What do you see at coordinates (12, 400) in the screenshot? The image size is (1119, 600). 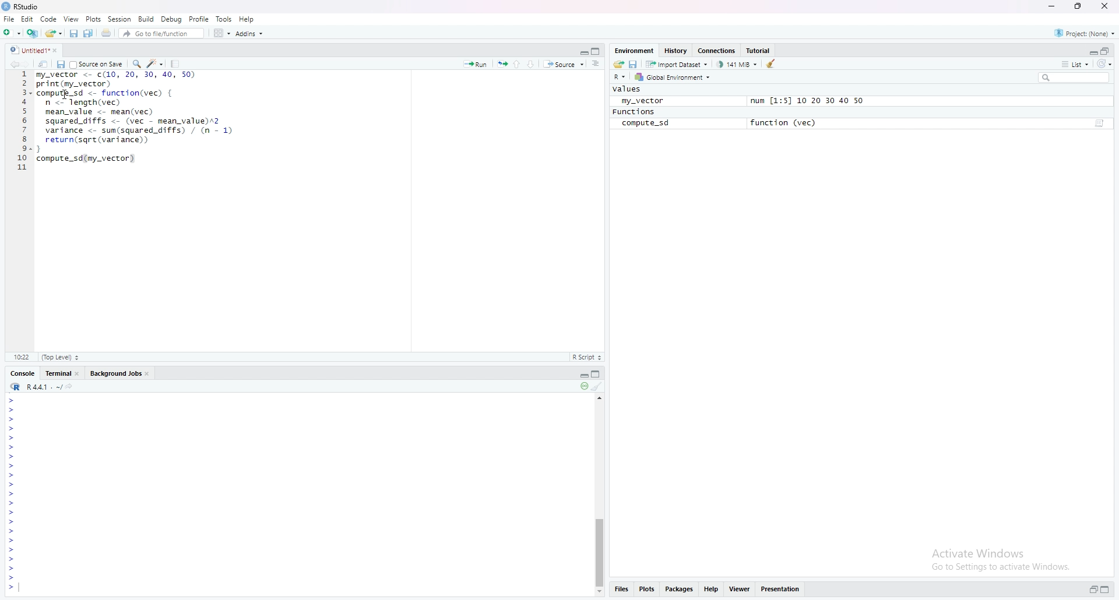 I see `Prompt cursor` at bounding box center [12, 400].